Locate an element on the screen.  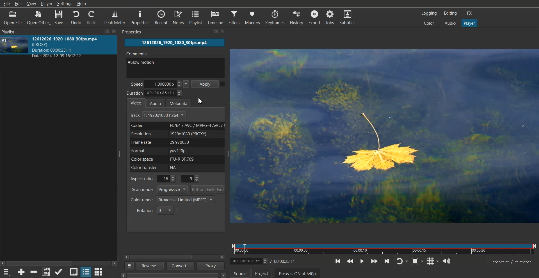
View as detail is located at coordinates (74, 272).